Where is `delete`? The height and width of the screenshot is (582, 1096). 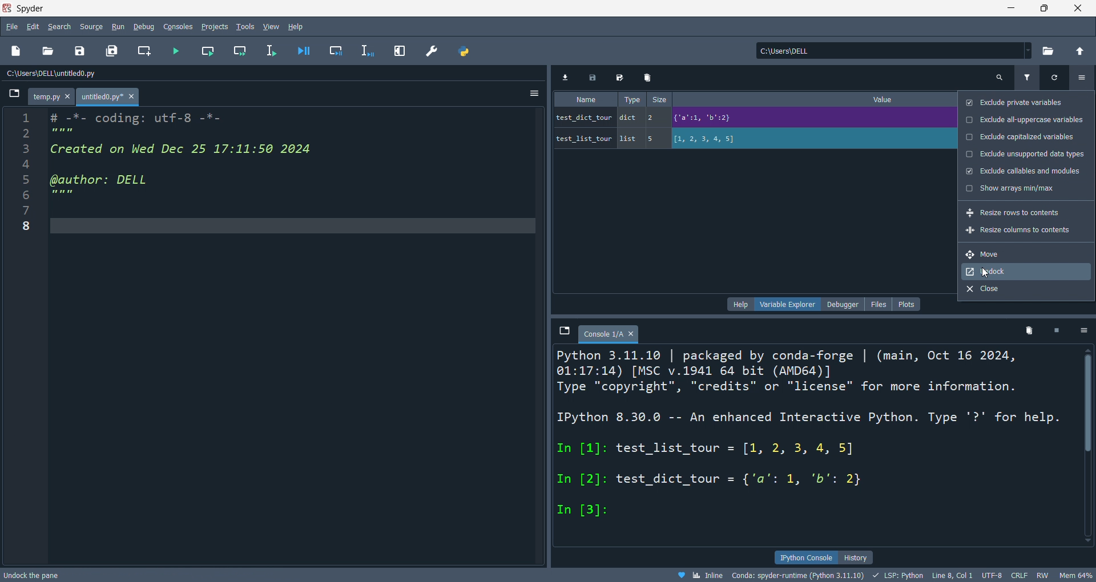
delete is located at coordinates (1030, 331).